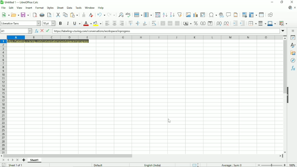  Describe the element at coordinates (203, 14) in the screenshot. I see `Insert or edit pivot table` at that location.